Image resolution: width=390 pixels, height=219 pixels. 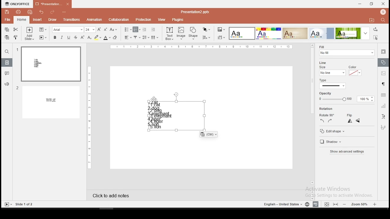 What do you see at coordinates (105, 29) in the screenshot?
I see `decrease font size` at bounding box center [105, 29].